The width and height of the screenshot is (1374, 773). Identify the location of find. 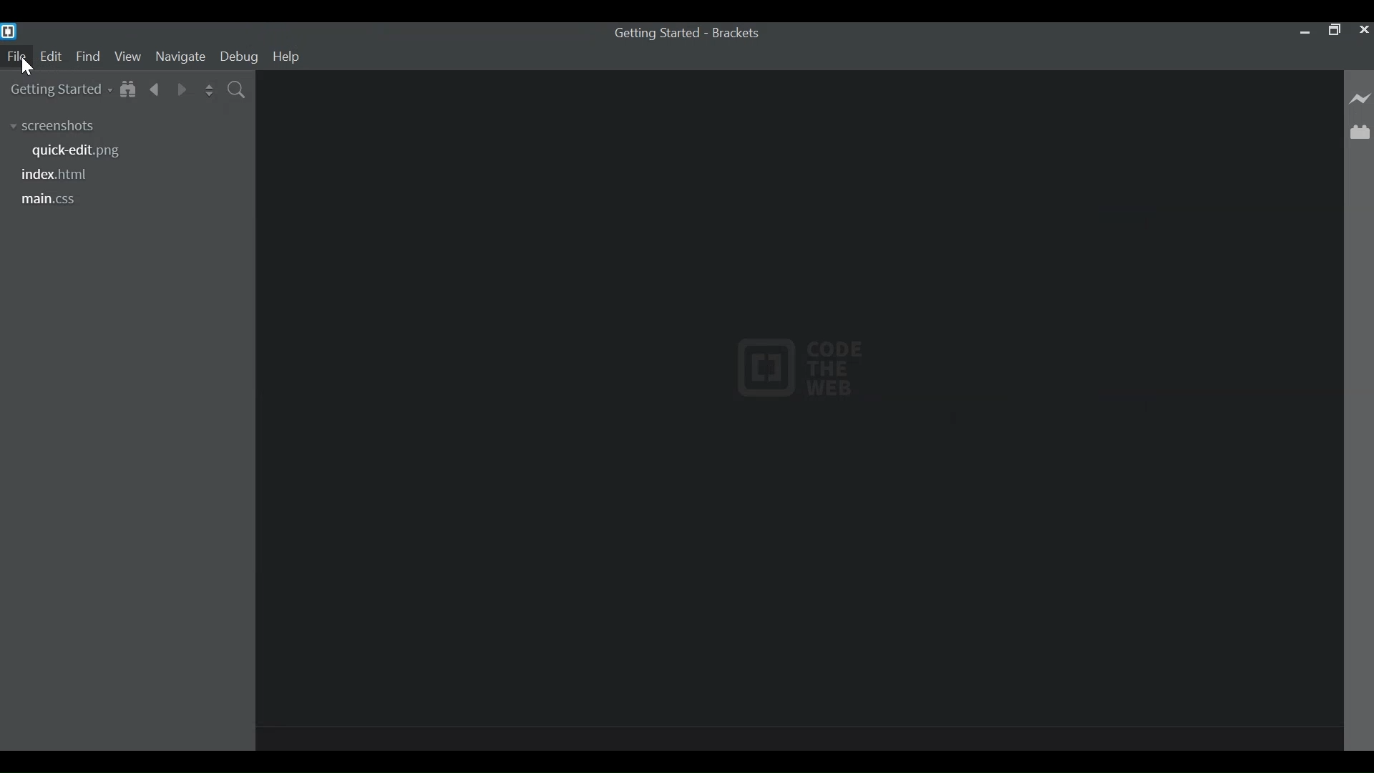
(89, 57).